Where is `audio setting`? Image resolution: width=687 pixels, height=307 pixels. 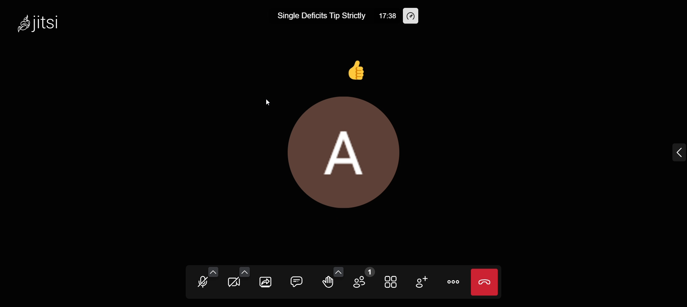
audio setting is located at coordinates (213, 272).